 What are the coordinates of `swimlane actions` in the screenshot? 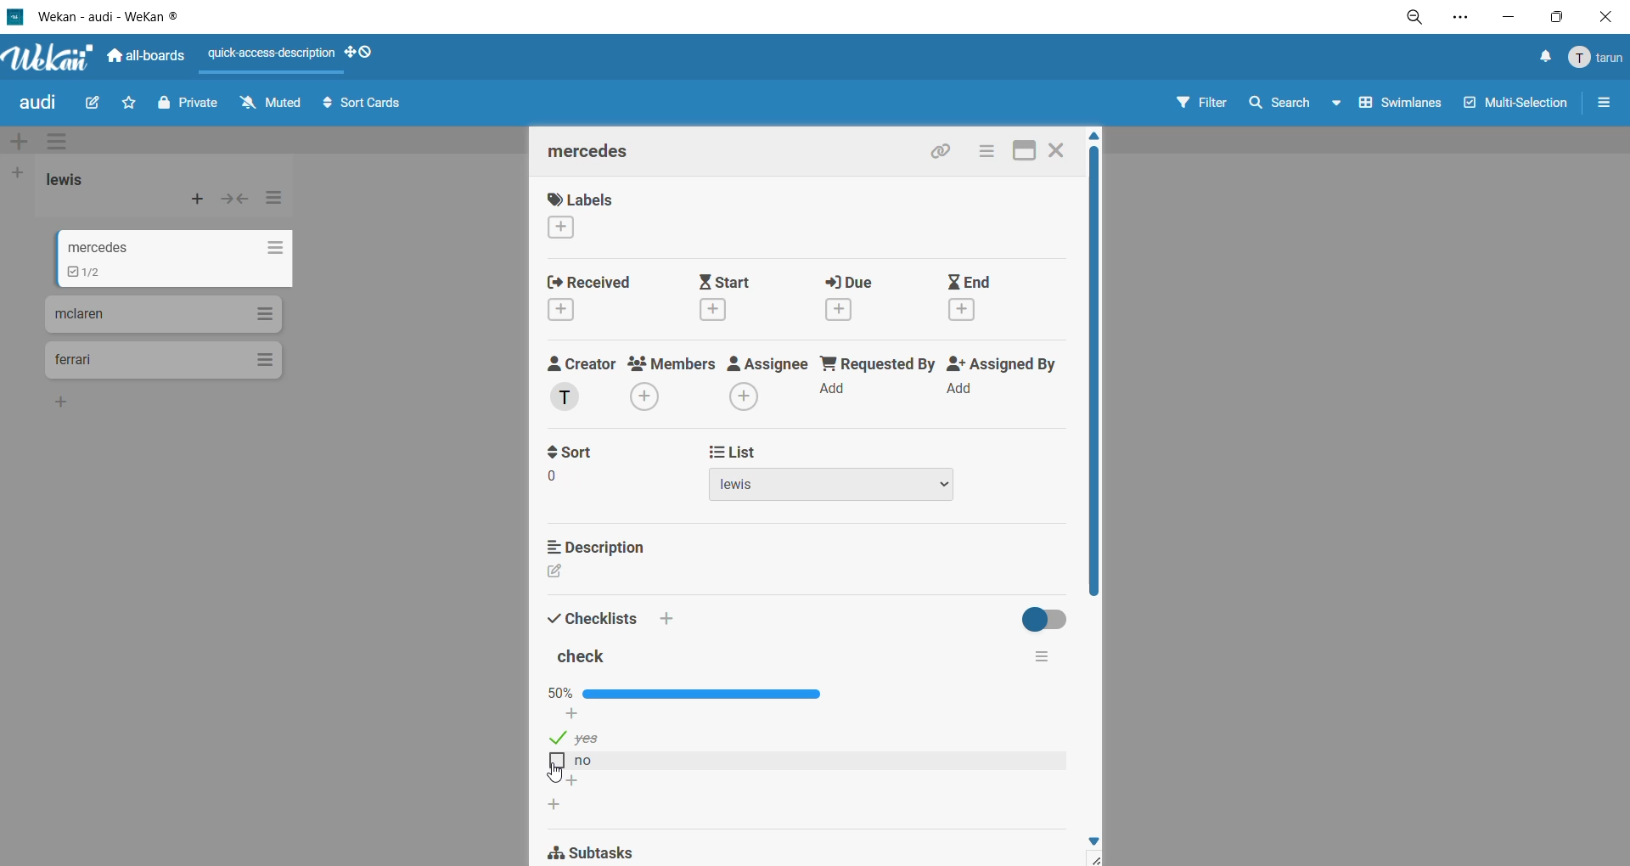 It's located at (54, 138).